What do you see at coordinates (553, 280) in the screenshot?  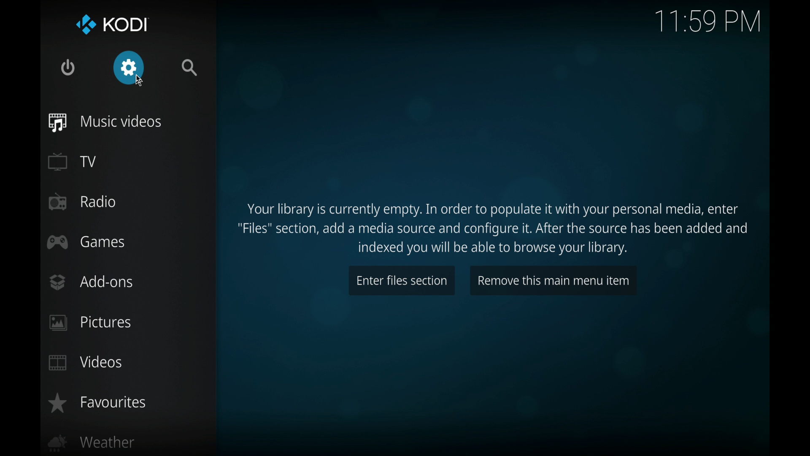 I see `remove this main menu item` at bounding box center [553, 280].